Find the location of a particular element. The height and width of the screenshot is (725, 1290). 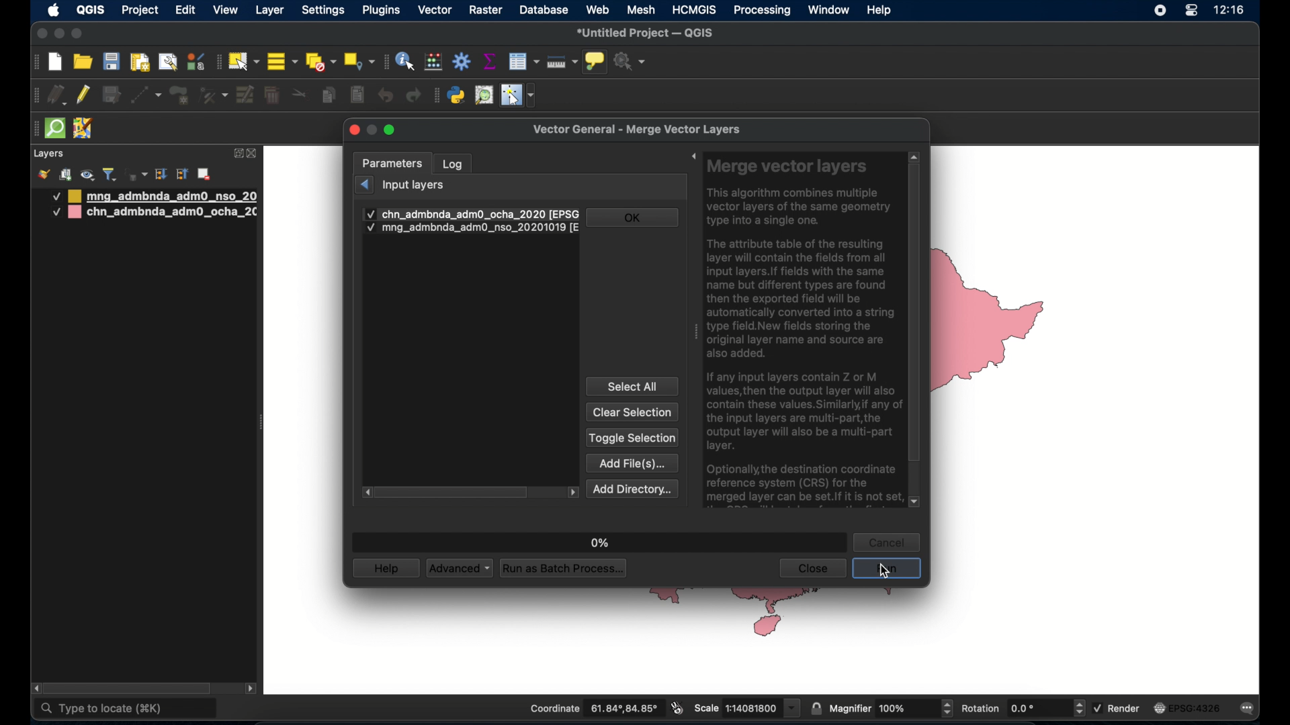

close is located at coordinates (812, 569).